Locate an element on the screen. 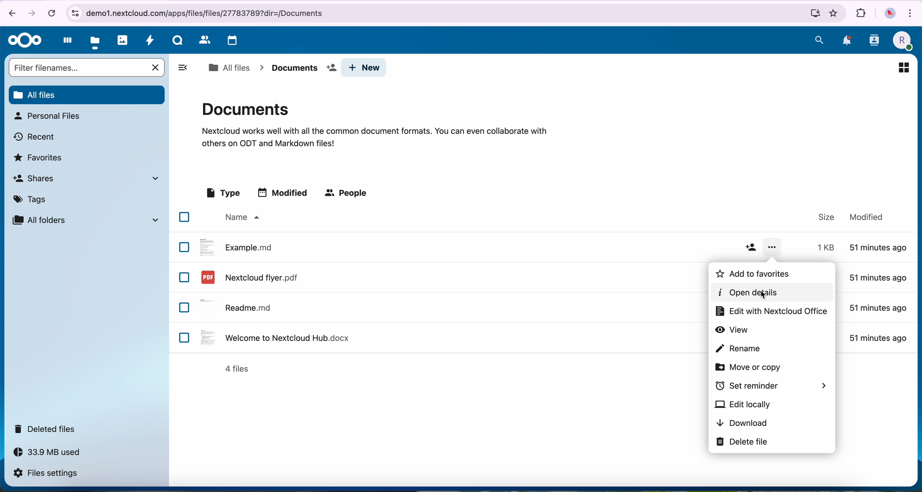 This screenshot has width=922, height=492. files is located at coordinates (96, 41).